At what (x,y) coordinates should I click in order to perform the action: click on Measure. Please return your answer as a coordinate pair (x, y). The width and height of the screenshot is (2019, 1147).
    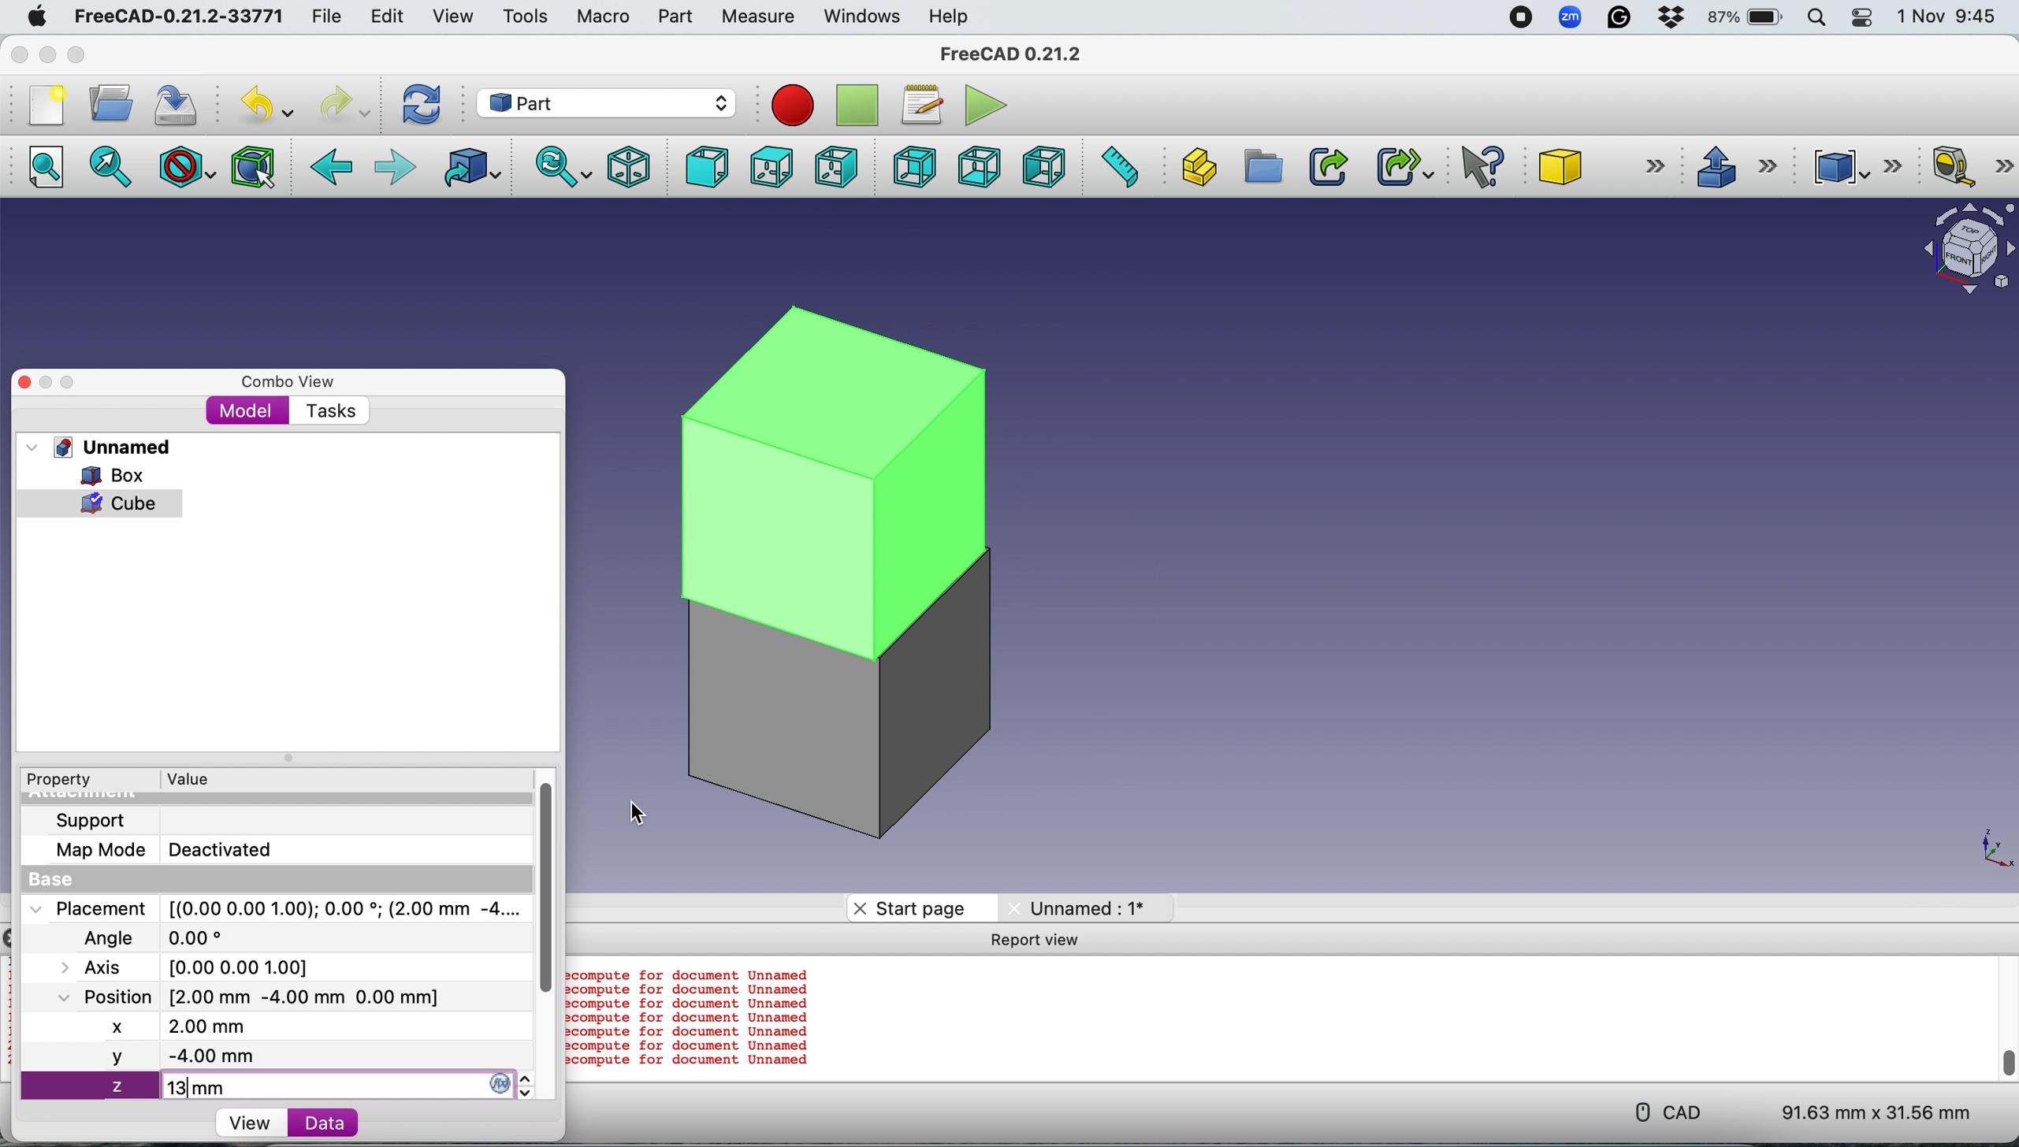
    Looking at the image, I should click on (761, 18).